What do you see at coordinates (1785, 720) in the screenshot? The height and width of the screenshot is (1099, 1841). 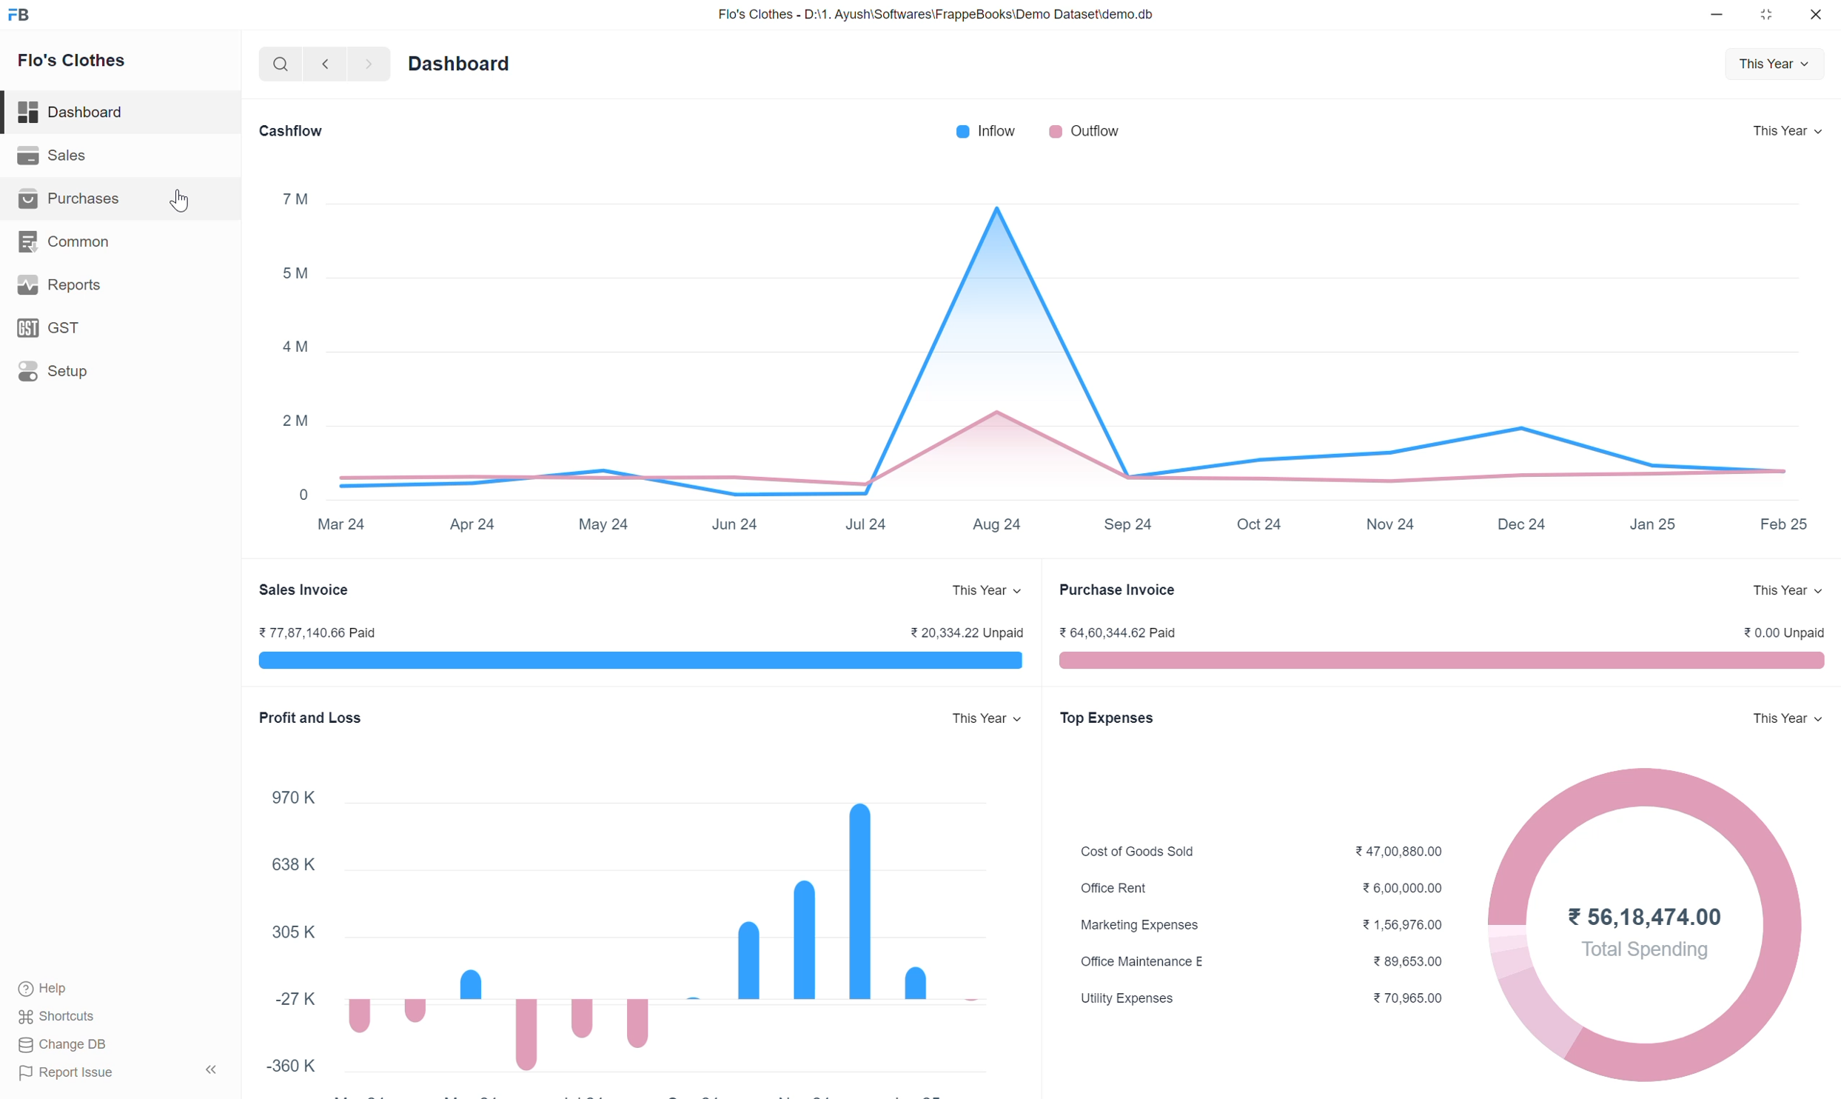 I see `This year` at bounding box center [1785, 720].